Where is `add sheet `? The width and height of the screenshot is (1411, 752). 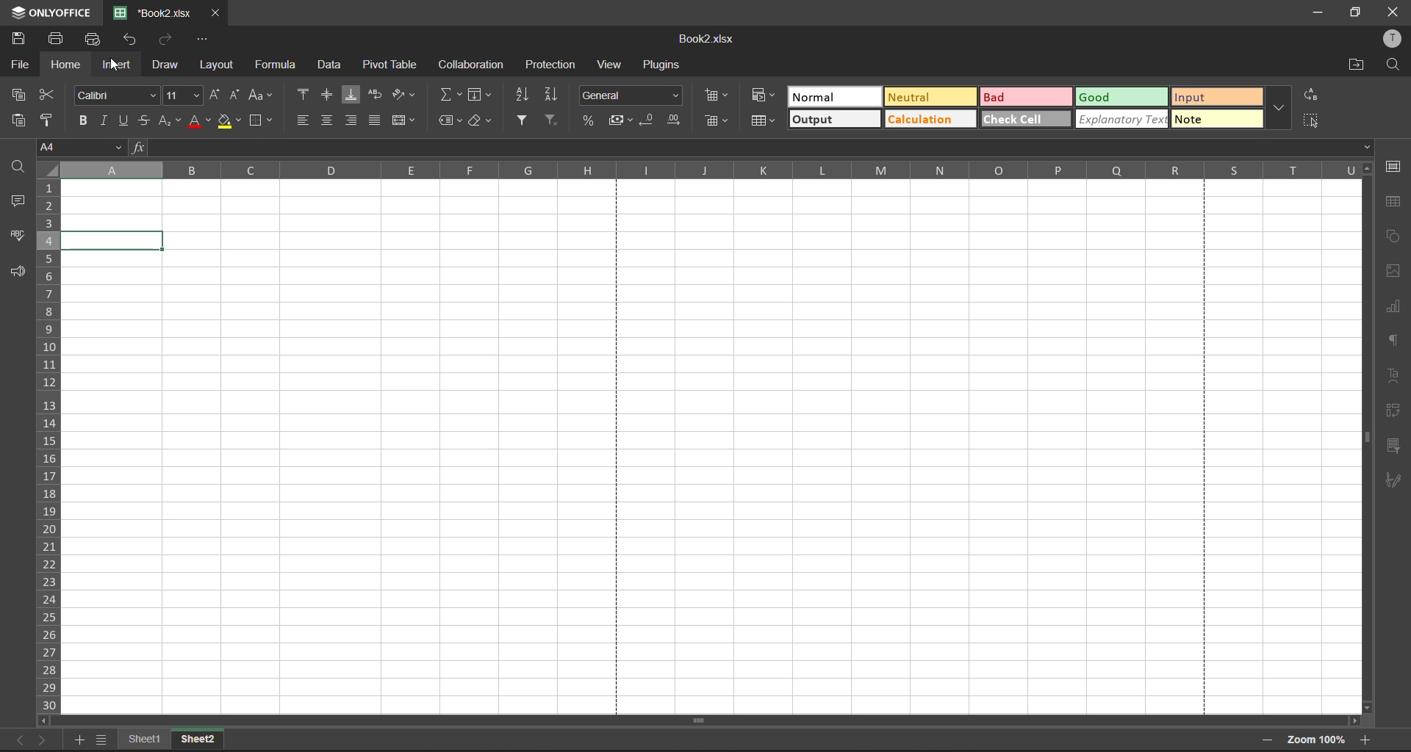
add sheet  is located at coordinates (78, 742).